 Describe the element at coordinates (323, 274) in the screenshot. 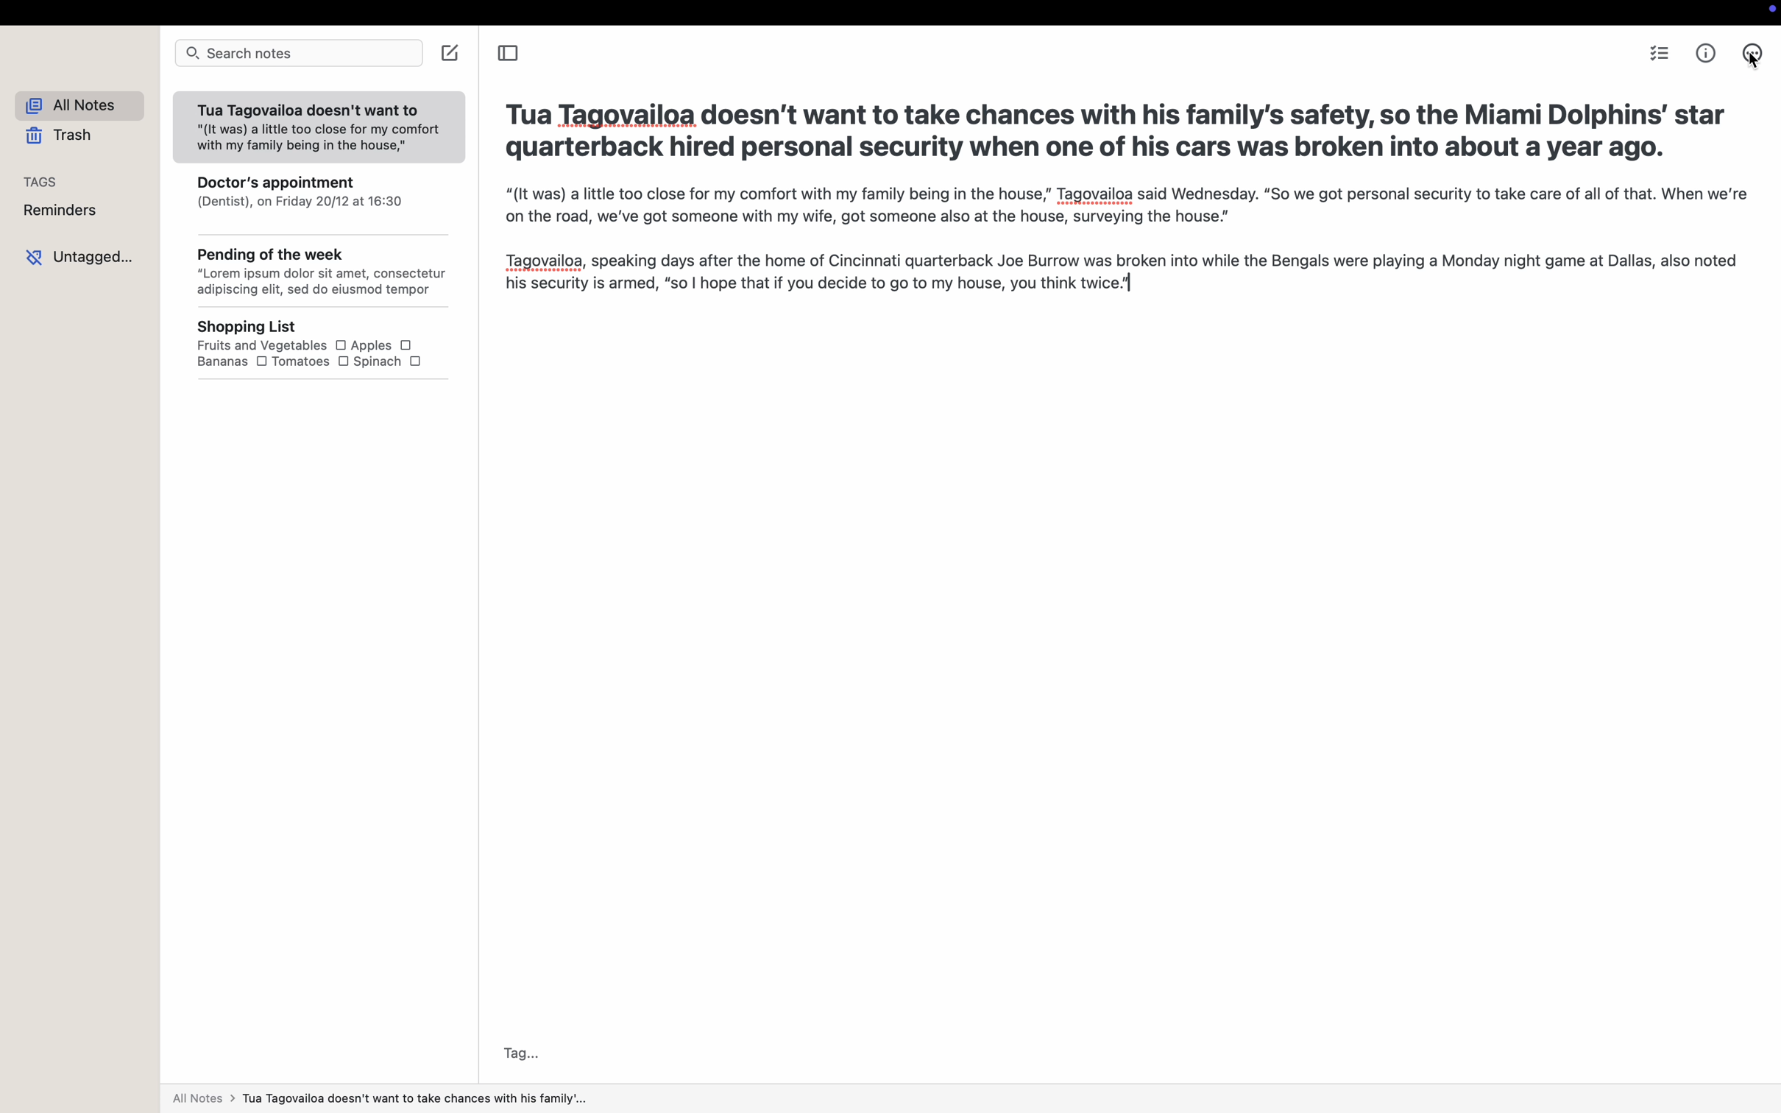

I see `Pending of the week
“Lorem ipsum dolor sit amet, consectetur
adipiscing elit, sed do eiusmod tempor` at that location.